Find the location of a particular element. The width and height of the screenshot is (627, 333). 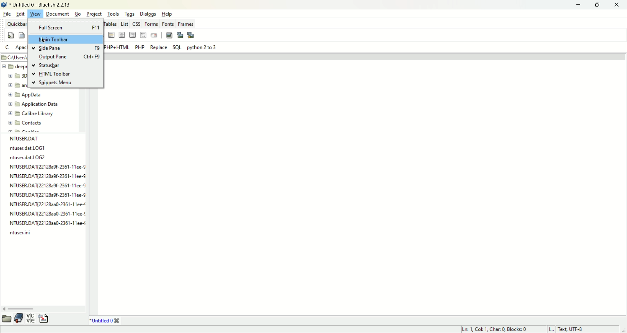

maximize is located at coordinates (597, 6).